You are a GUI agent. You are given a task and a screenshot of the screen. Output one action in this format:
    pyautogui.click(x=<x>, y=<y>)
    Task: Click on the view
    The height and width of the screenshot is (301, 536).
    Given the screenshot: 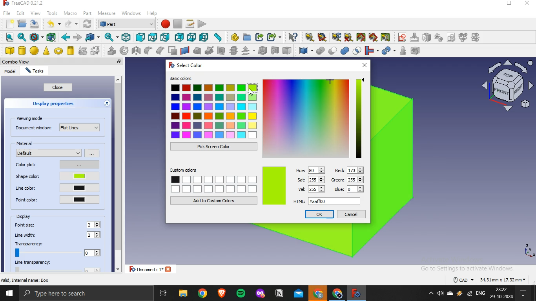 What is the action you would take?
    pyautogui.click(x=35, y=13)
    